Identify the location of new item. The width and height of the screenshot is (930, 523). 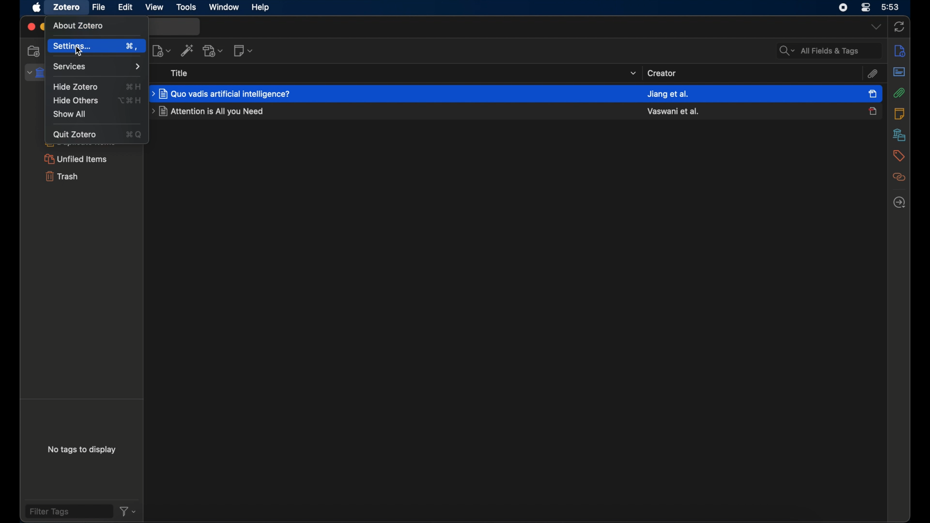
(162, 51).